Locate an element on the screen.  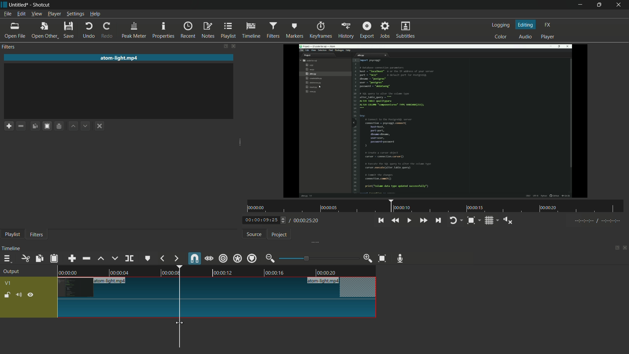
close app is located at coordinates (621, 5).